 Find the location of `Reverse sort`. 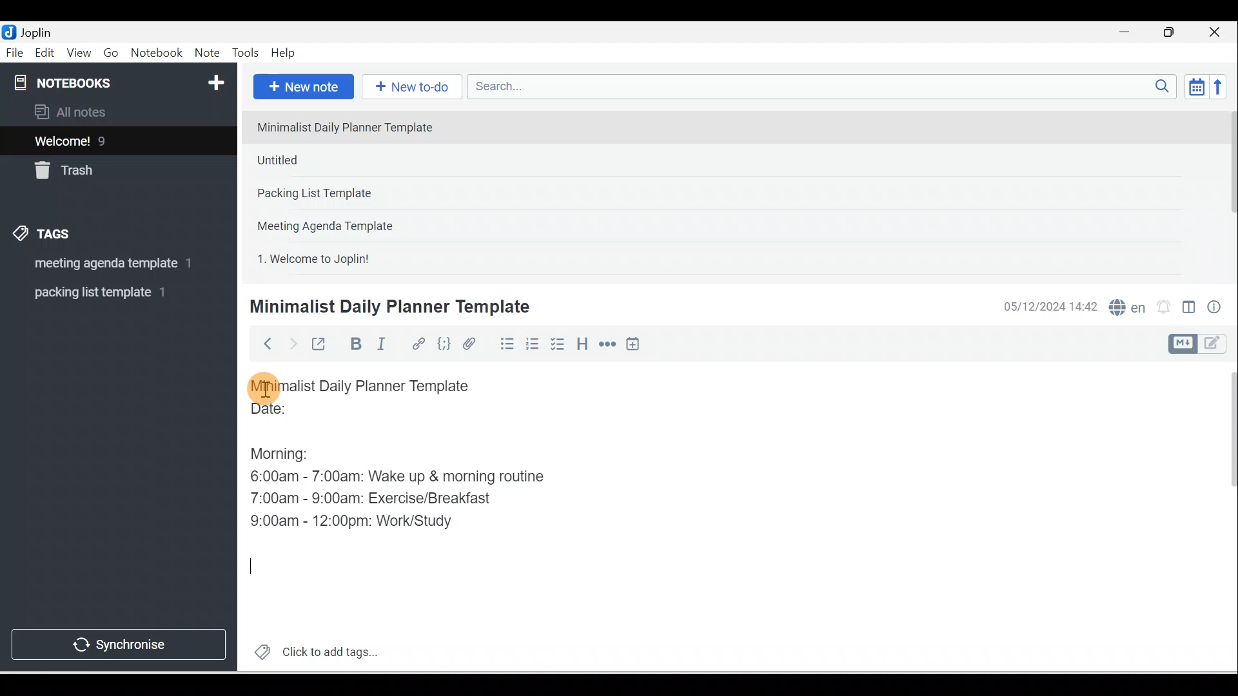

Reverse sort is located at coordinates (1222, 86).